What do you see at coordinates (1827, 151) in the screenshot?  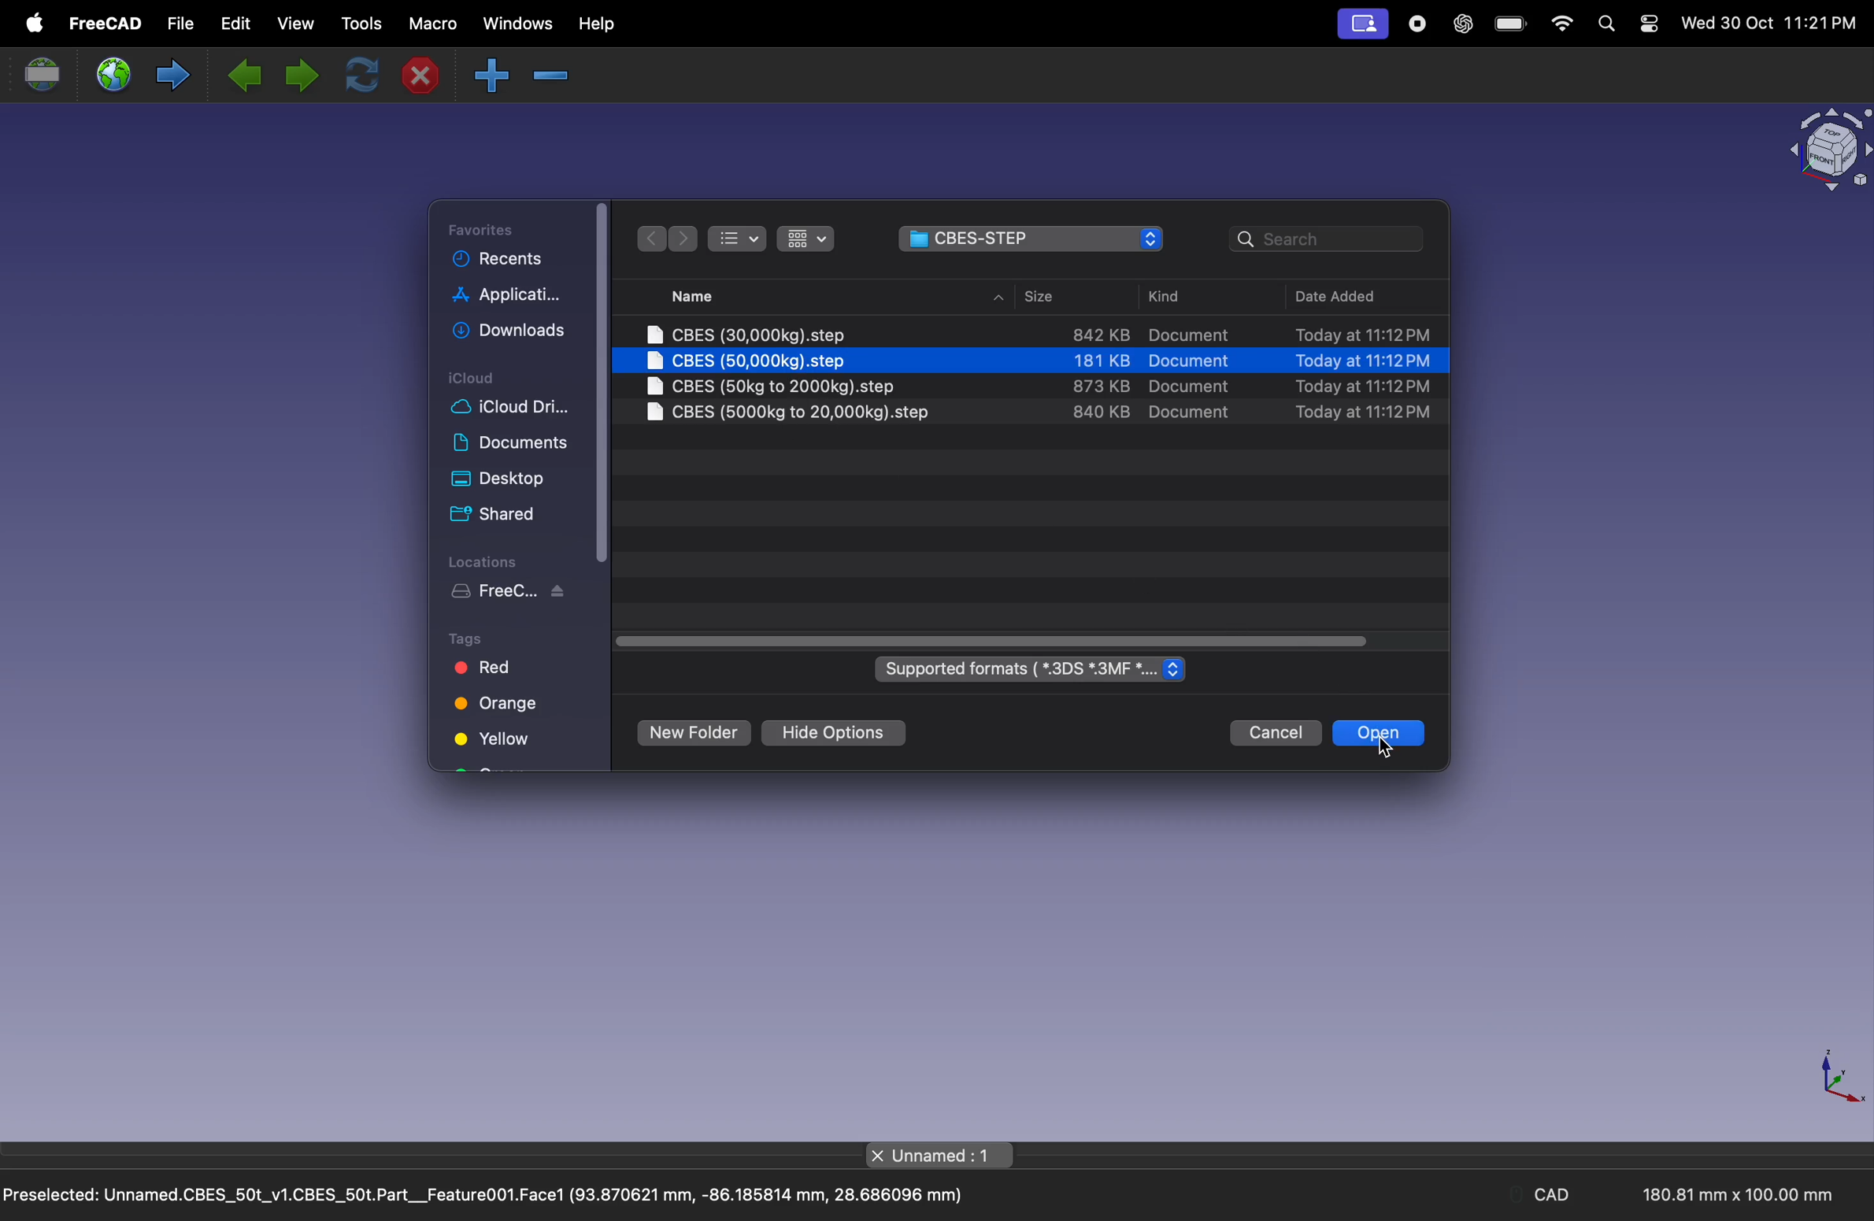 I see `object view` at bounding box center [1827, 151].